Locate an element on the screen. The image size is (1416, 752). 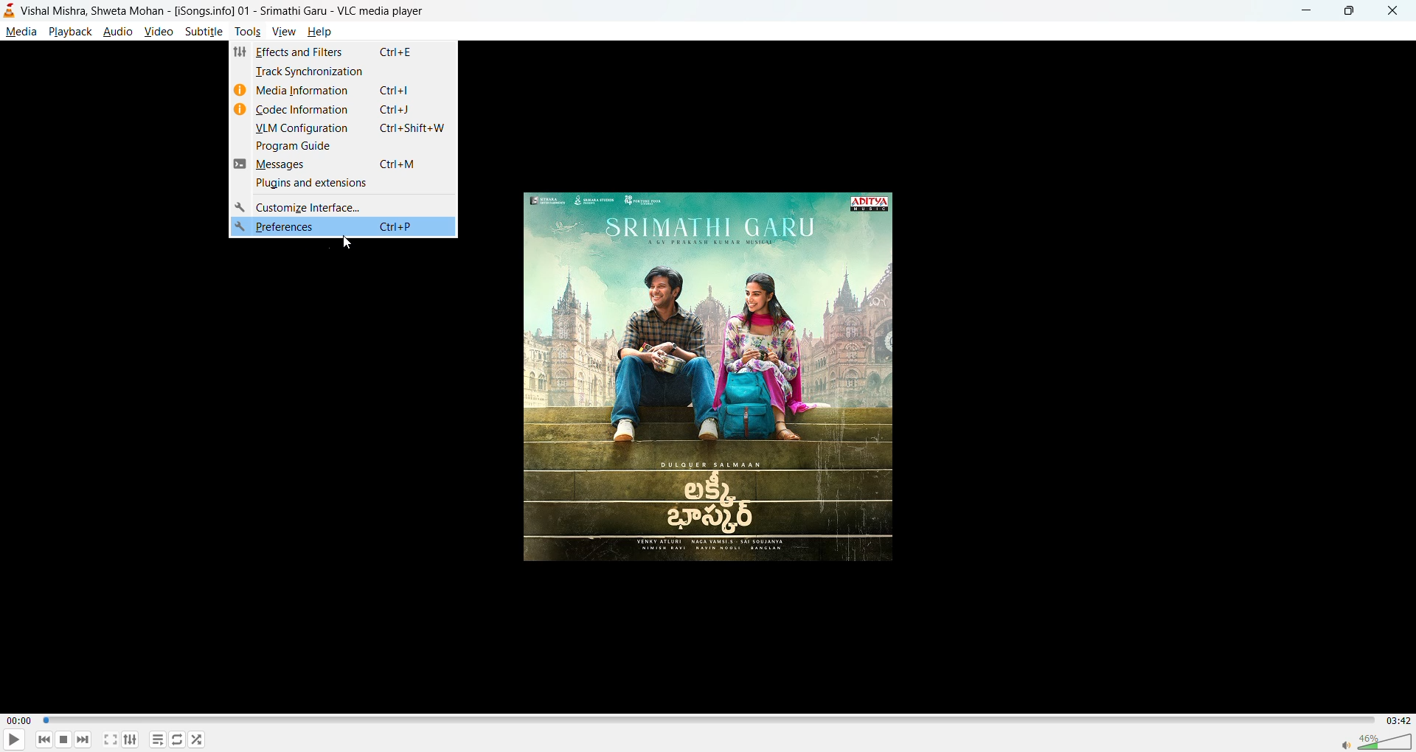
media information is located at coordinates (305, 91).